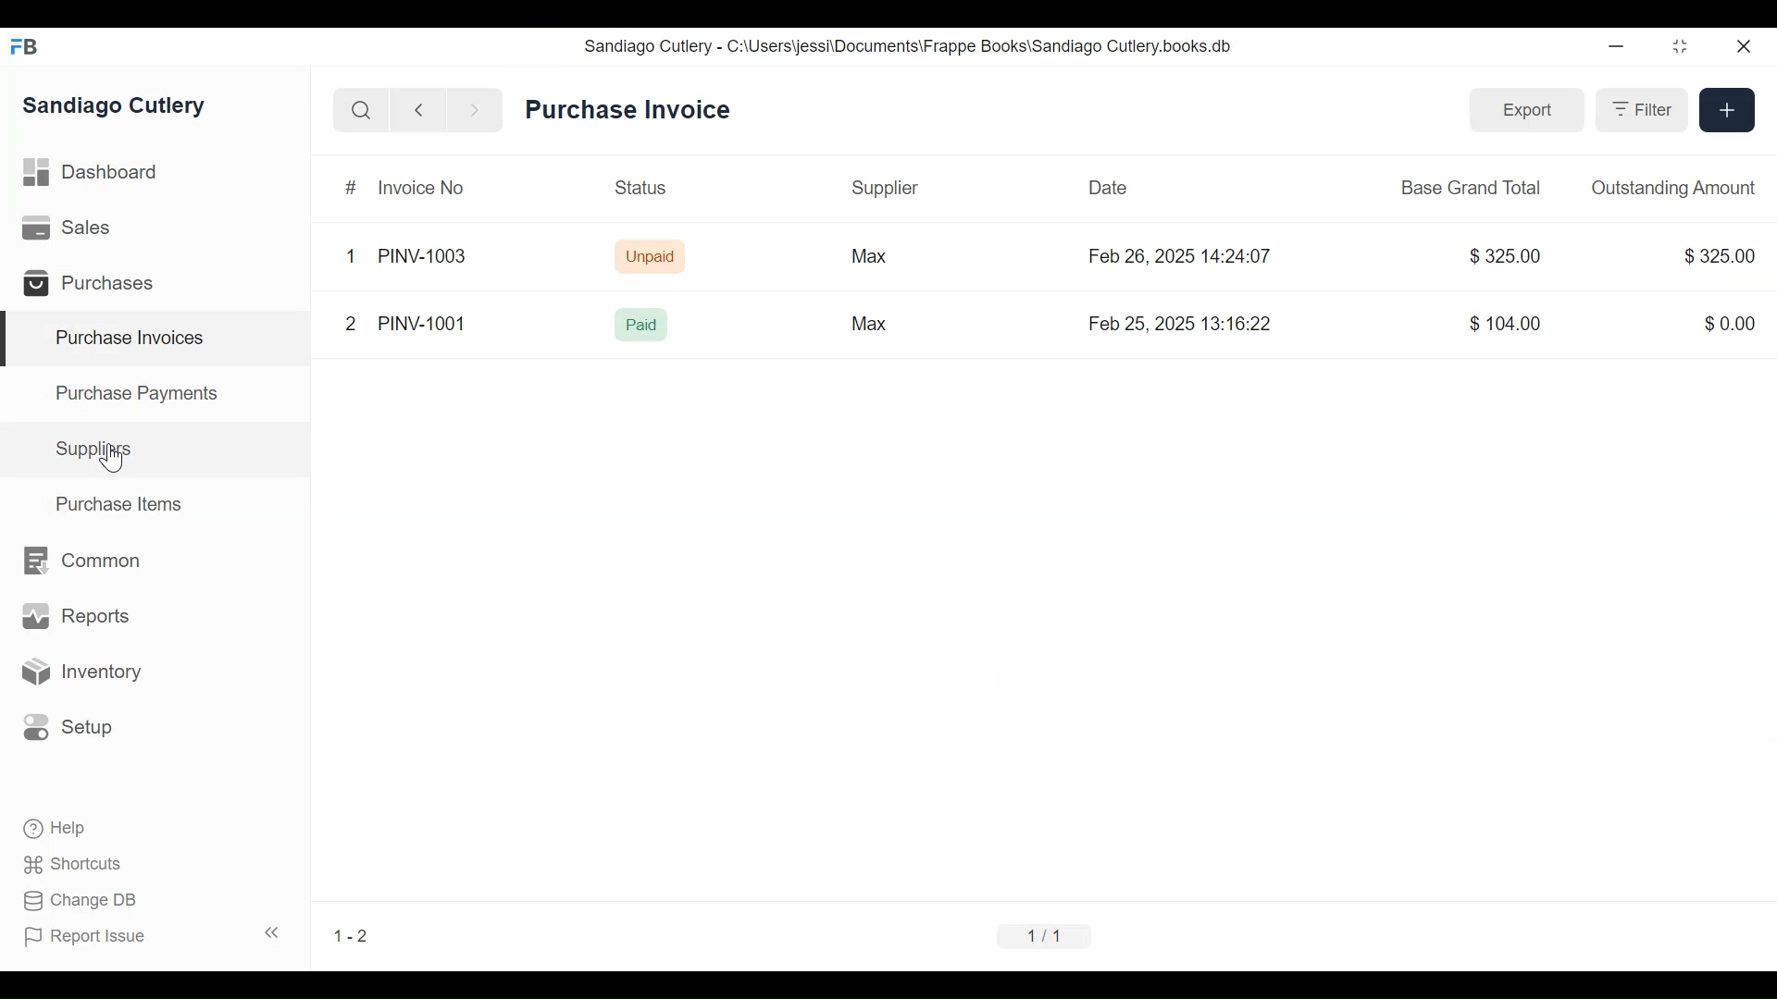 The image size is (1777, 999). I want to click on Supplier, so click(883, 182).